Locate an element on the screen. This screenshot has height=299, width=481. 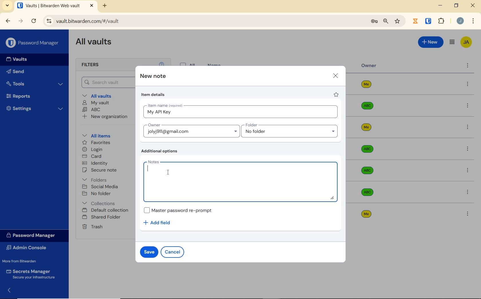
more options is located at coordinates (468, 66).